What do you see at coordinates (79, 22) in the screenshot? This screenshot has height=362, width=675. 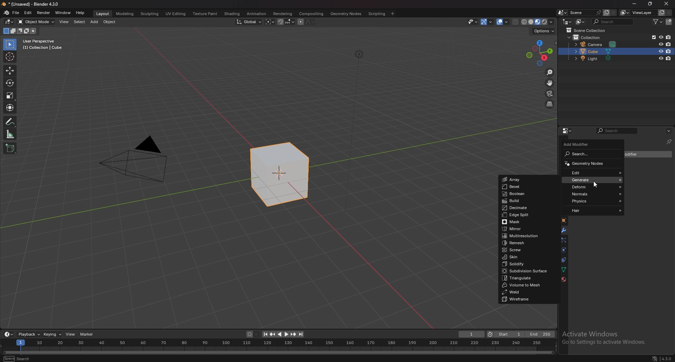 I see `select` at bounding box center [79, 22].